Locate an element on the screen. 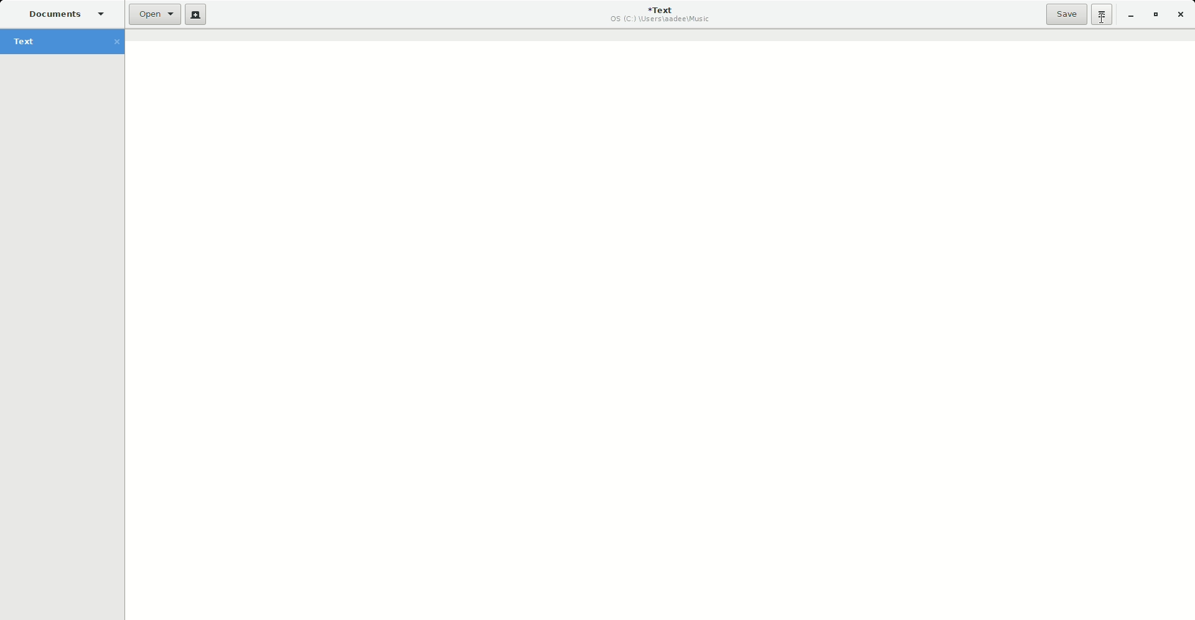  Close is located at coordinates (1181, 15).